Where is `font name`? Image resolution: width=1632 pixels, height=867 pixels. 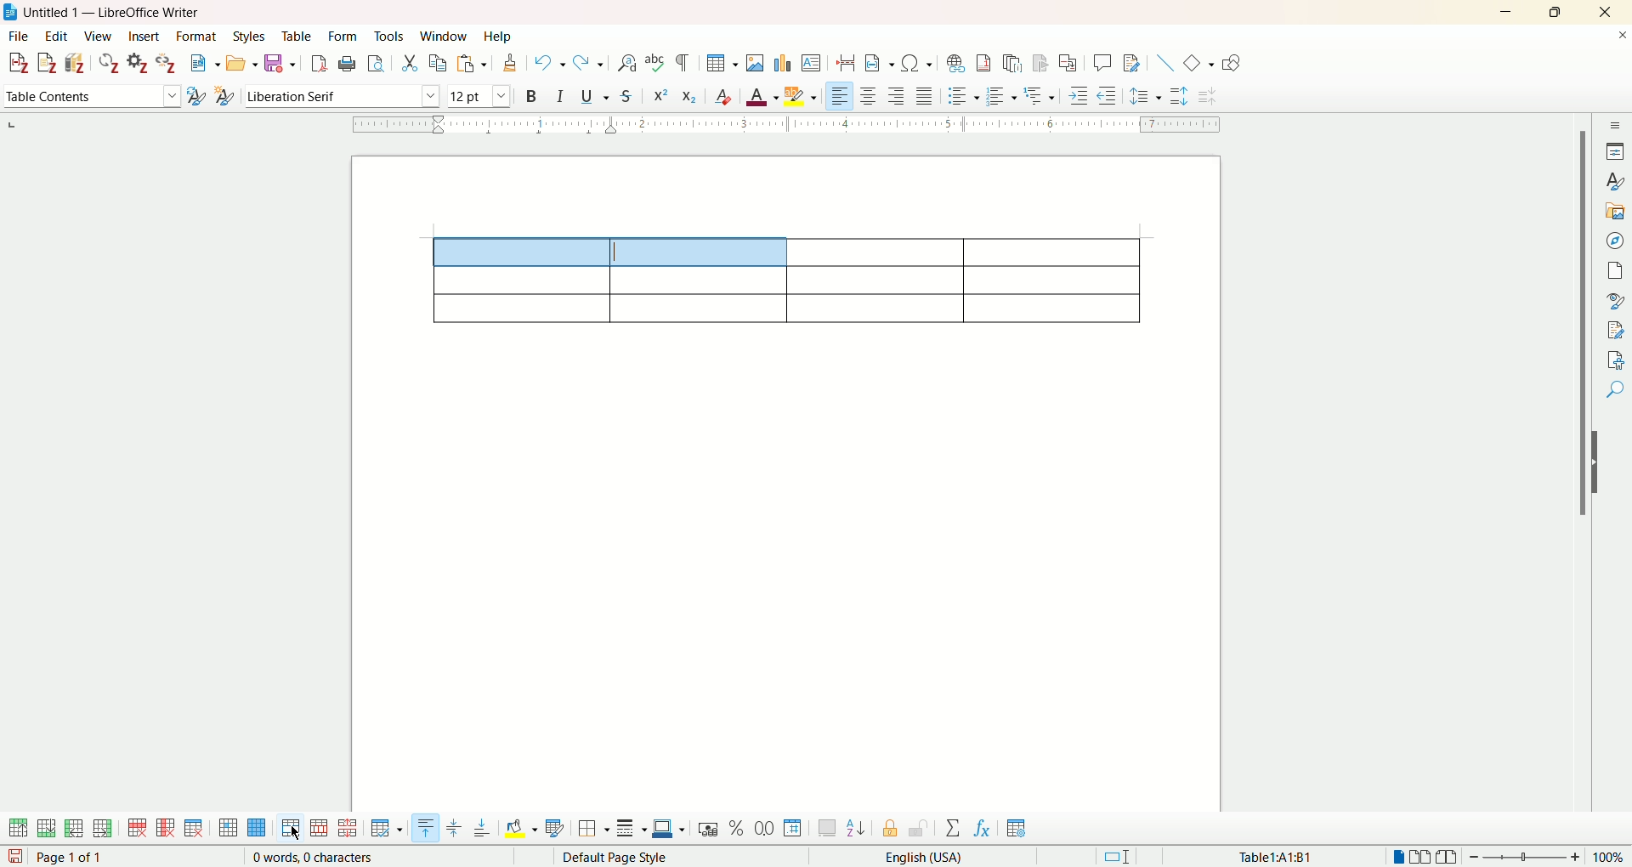 font name is located at coordinates (338, 96).